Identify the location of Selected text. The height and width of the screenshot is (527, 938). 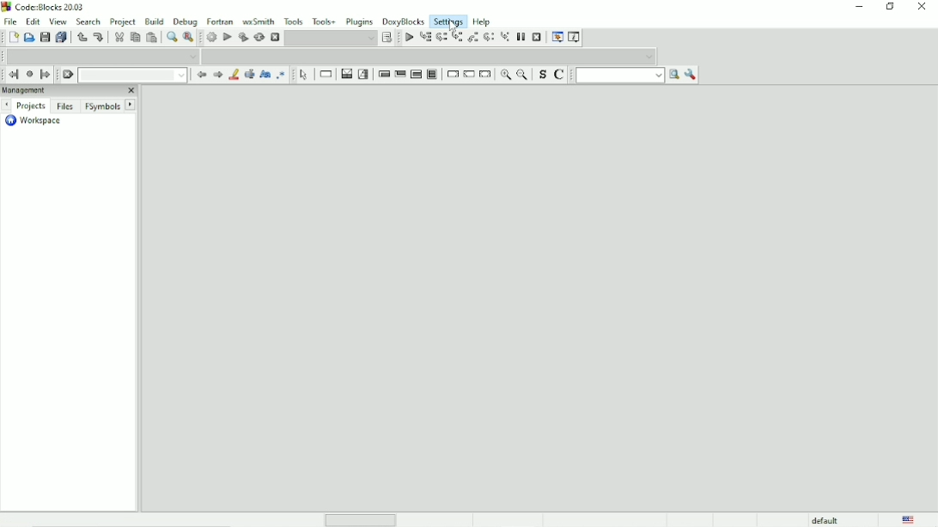
(250, 75).